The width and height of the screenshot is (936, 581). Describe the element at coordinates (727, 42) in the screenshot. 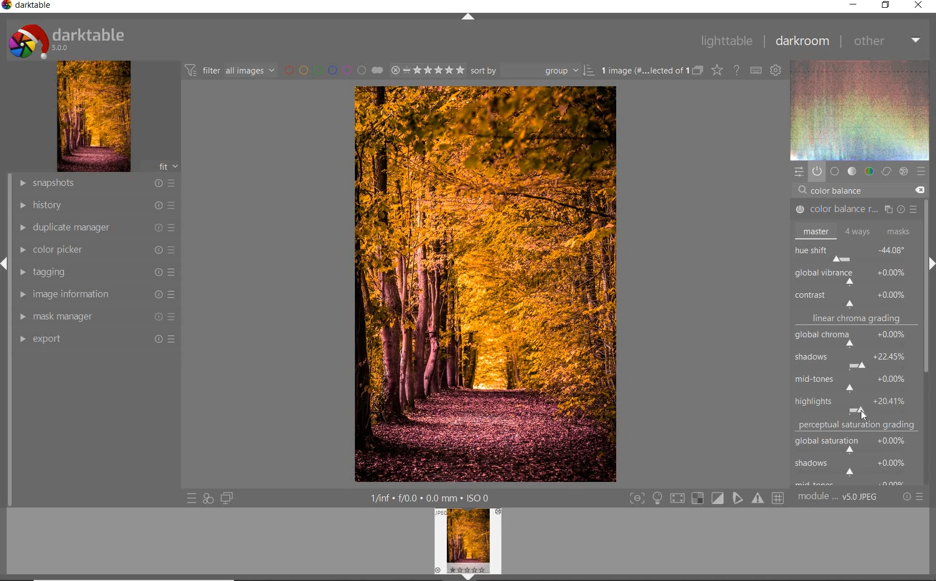

I see `lighttable` at that location.